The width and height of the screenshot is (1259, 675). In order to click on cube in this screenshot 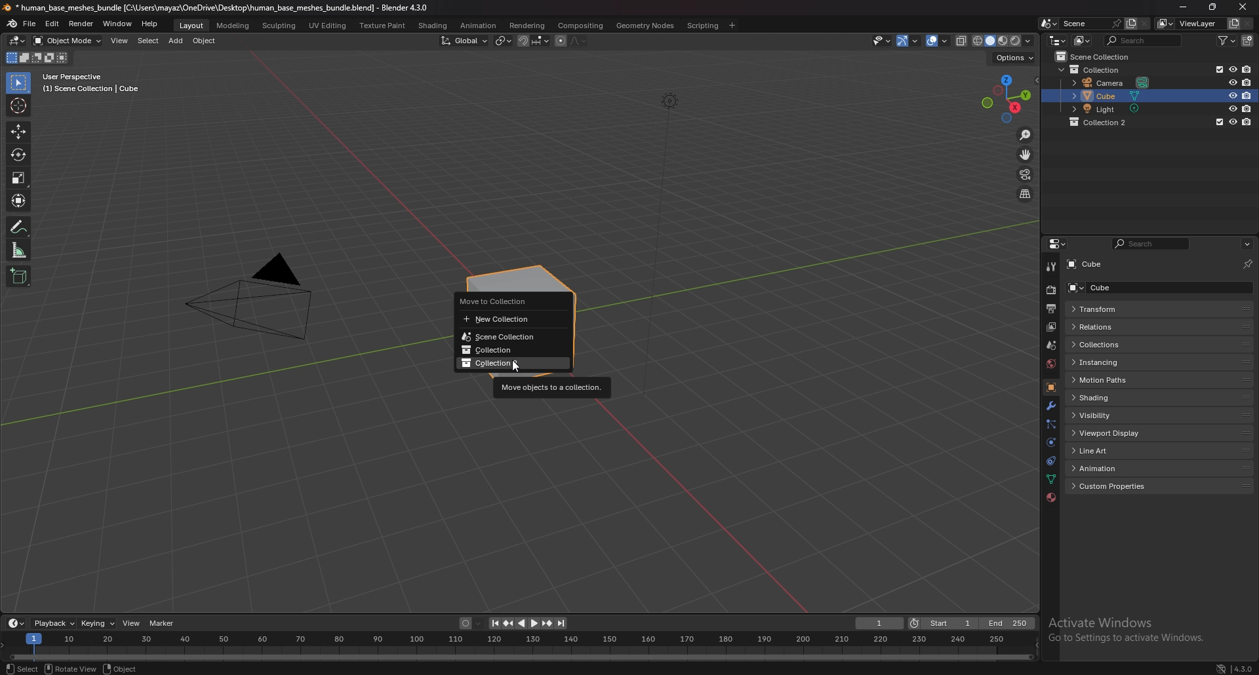, I will do `click(1116, 96)`.